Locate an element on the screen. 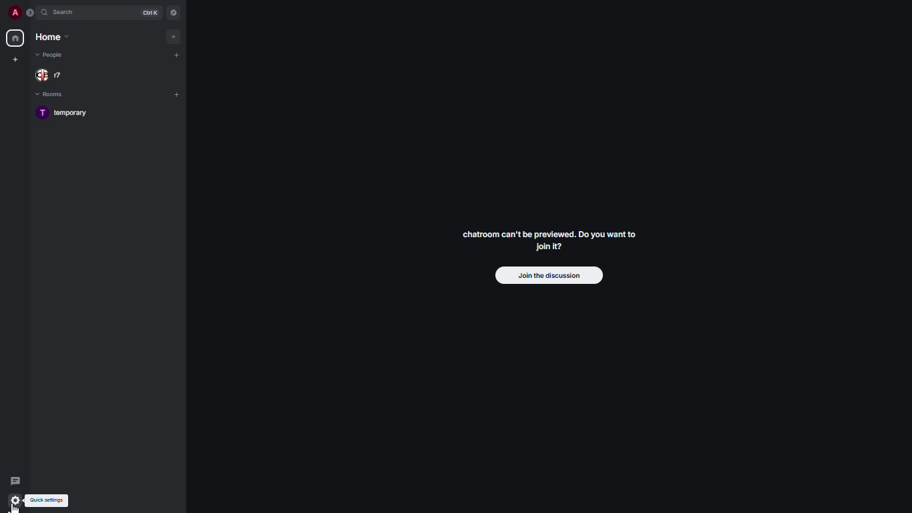 The image size is (912, 513). join the discussion is located at coordinates (549, 275).